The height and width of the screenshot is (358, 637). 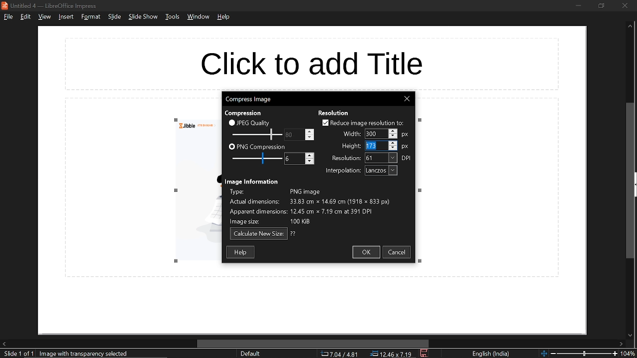 I want to click on move up, so click(x=630, y=28).